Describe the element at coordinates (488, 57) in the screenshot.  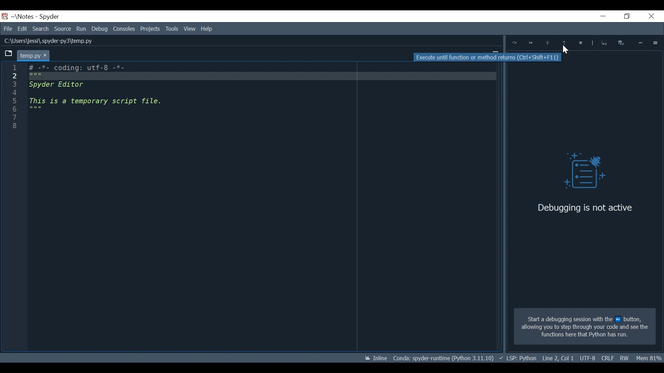
I see `Execute until functions/method returns` at that location.